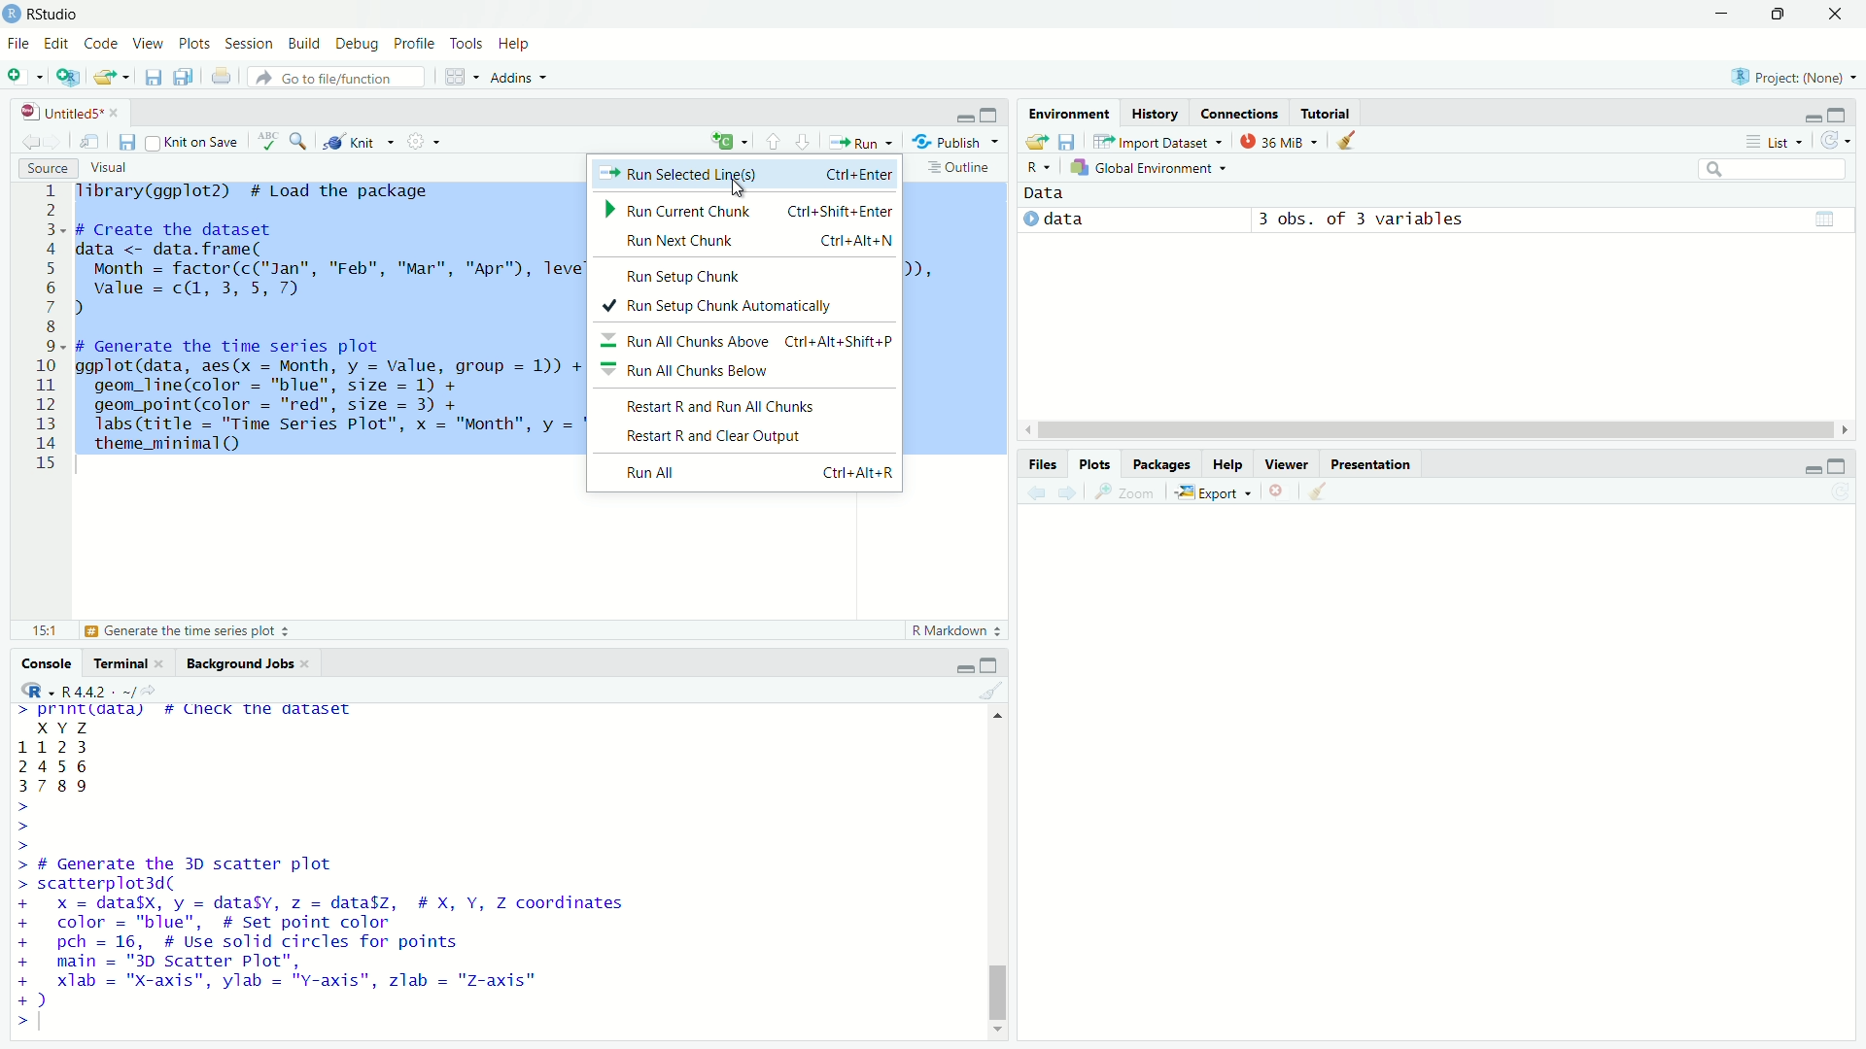 The width and height of the screenshot is (1866, 1049). What do you see at coordinates (359, 44) in the screenshot?
I see `debug` at bounding box center [359, 44].